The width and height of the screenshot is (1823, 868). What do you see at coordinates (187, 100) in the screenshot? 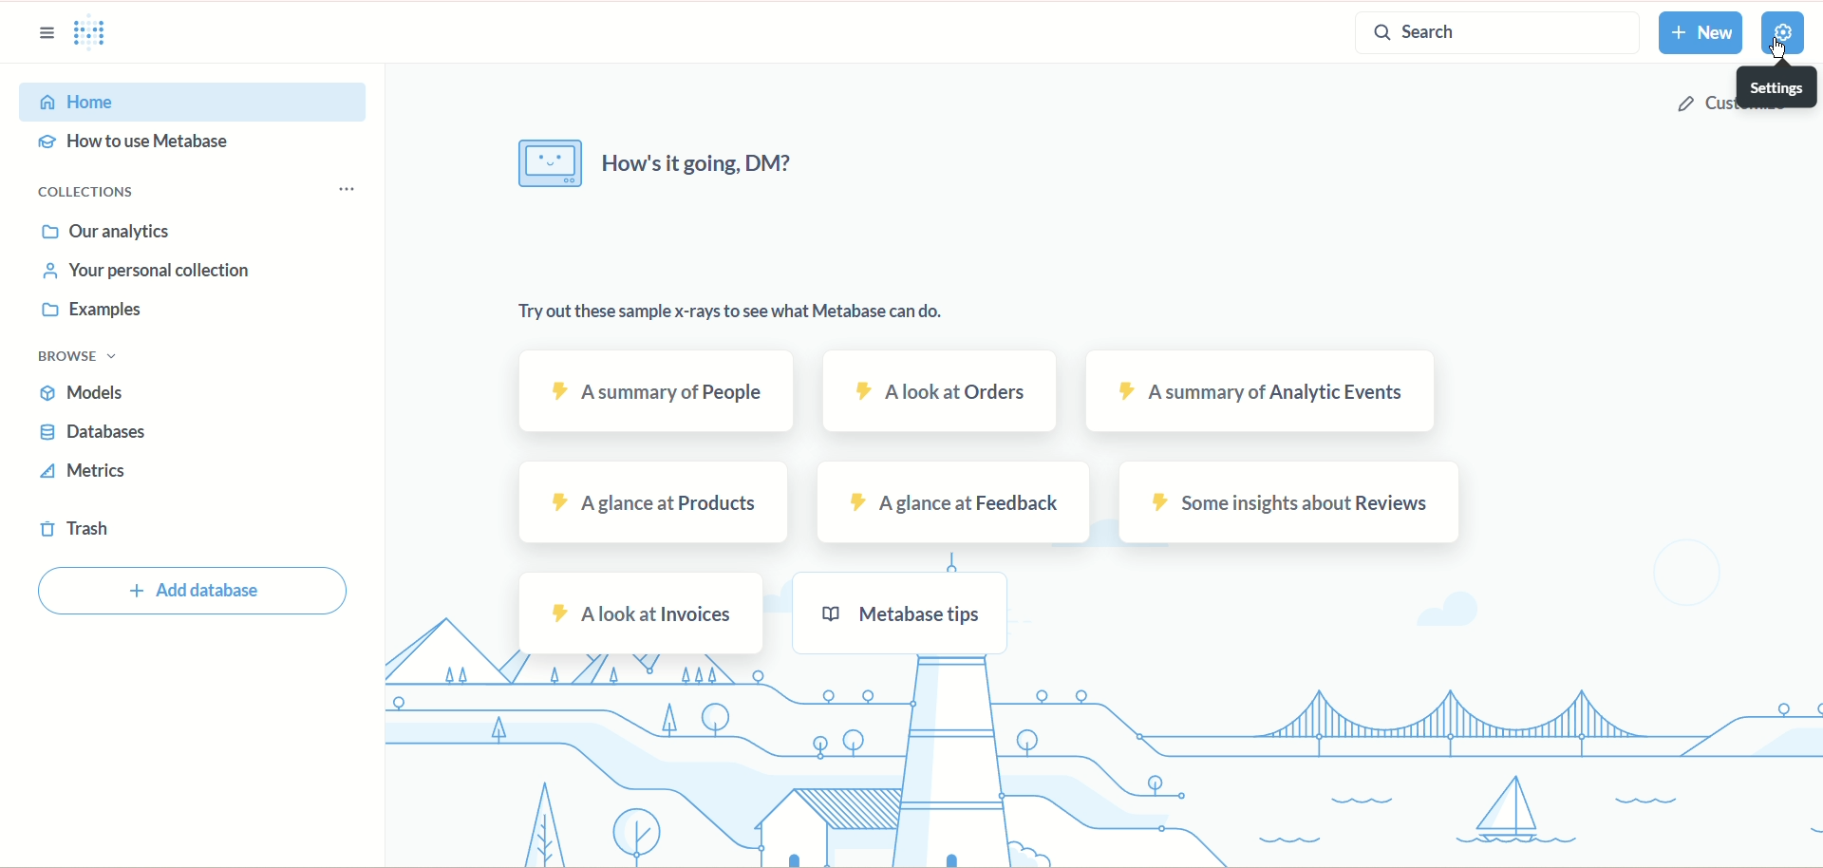
I see `home` at bounding box center [187, 100].